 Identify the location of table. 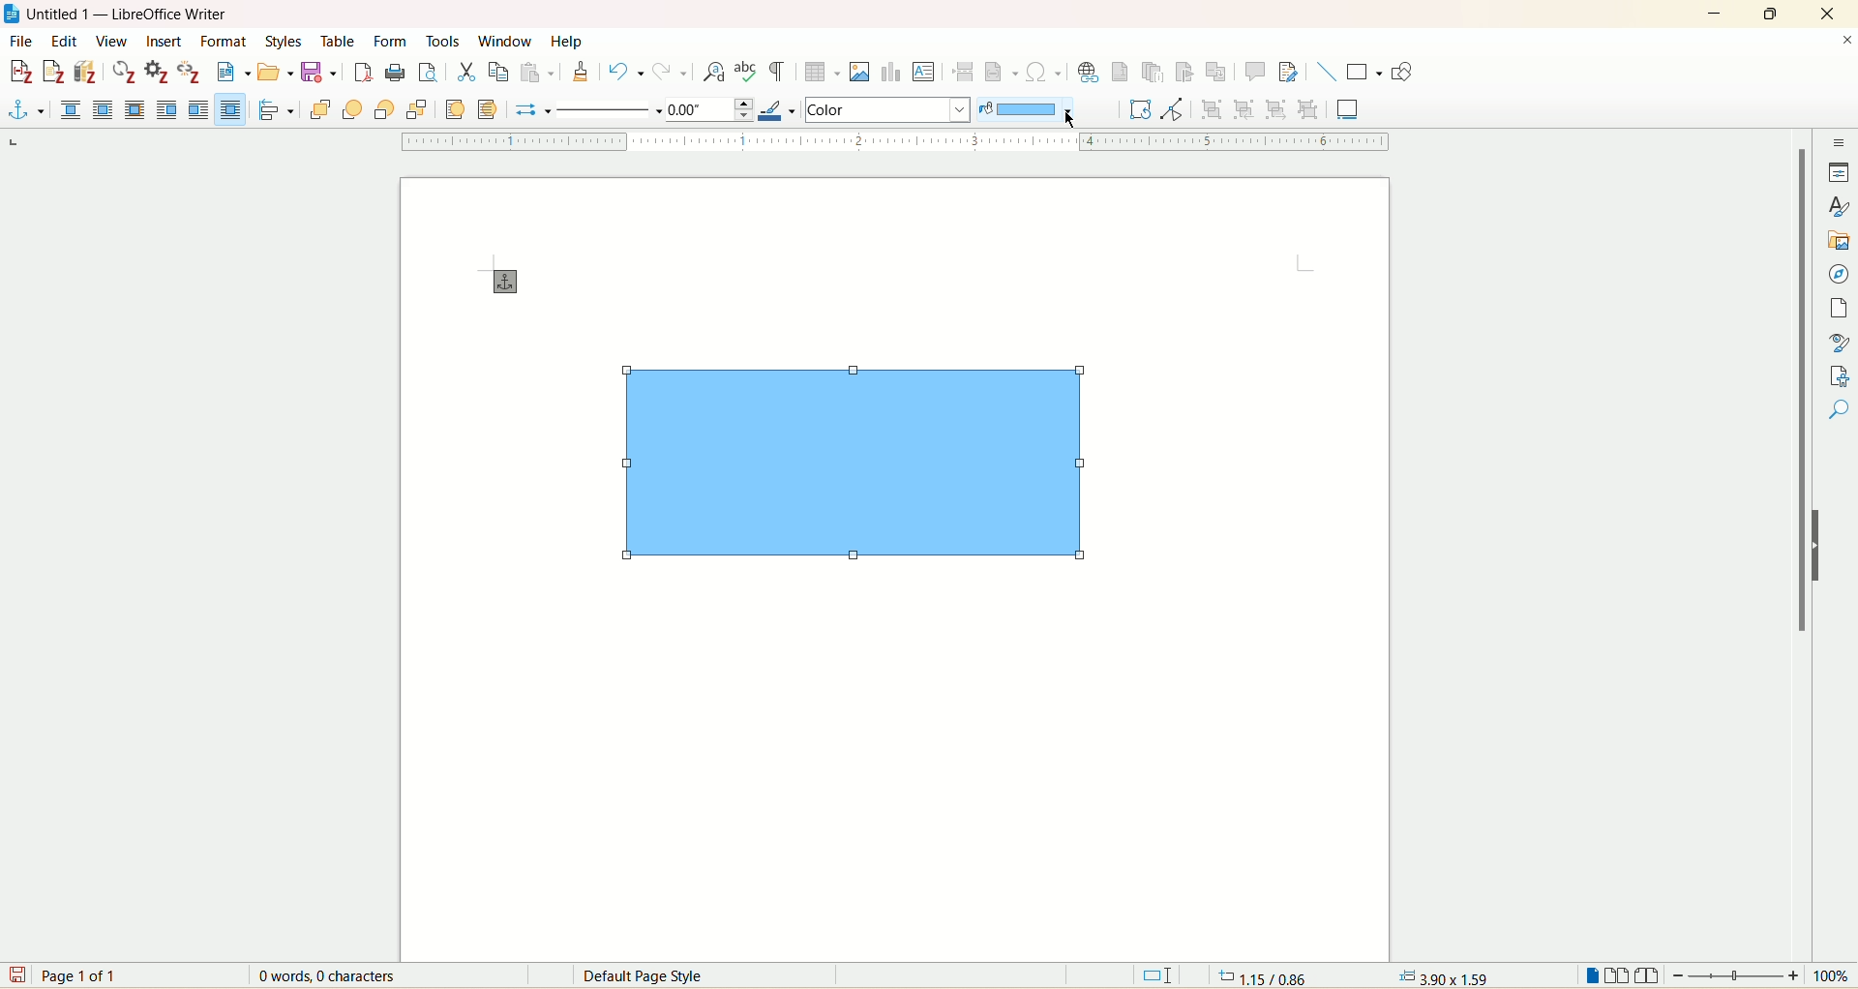
(339, 40).